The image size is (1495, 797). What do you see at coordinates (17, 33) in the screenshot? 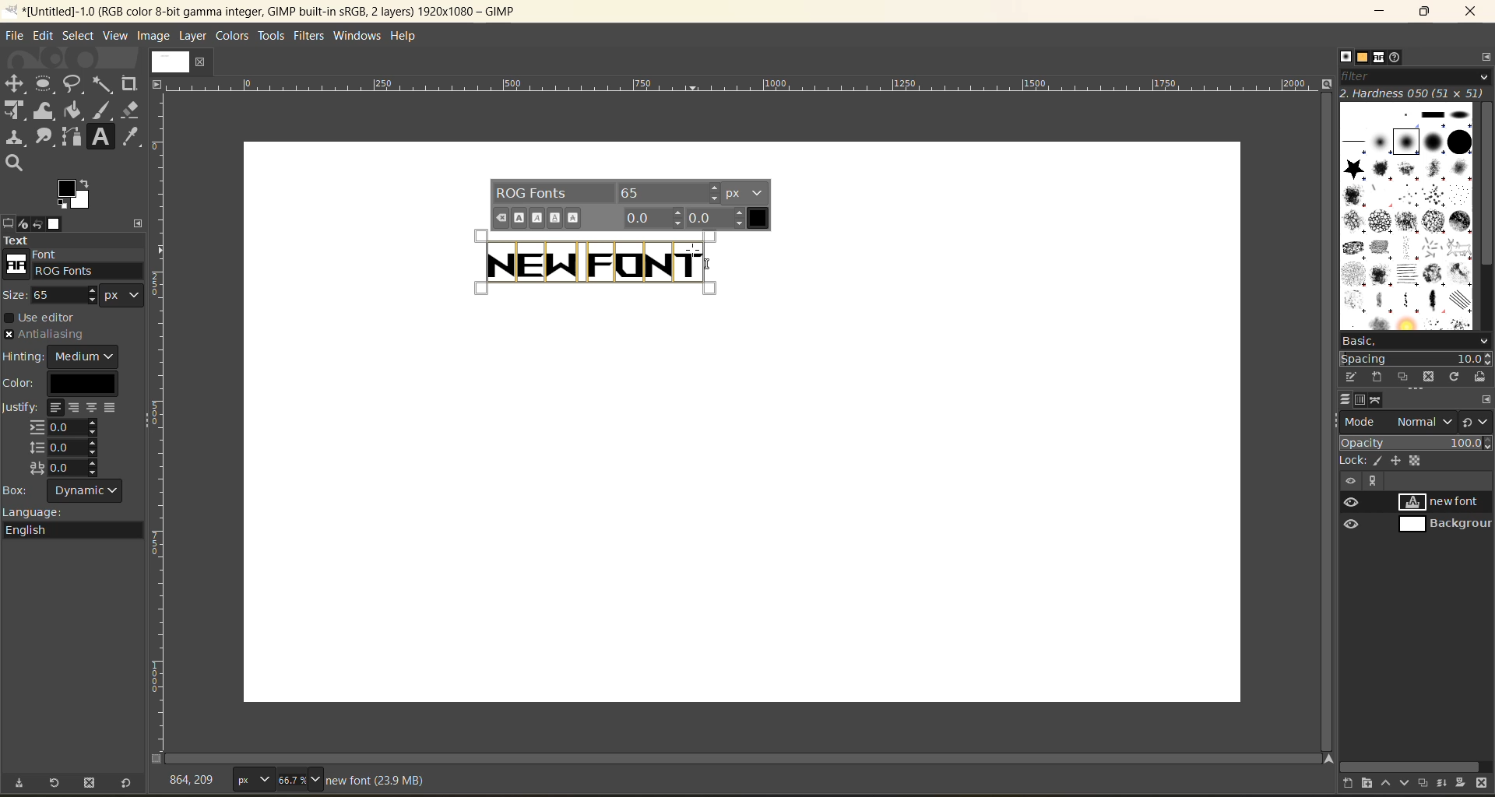
I see `file` at bounding box center [17, 33].